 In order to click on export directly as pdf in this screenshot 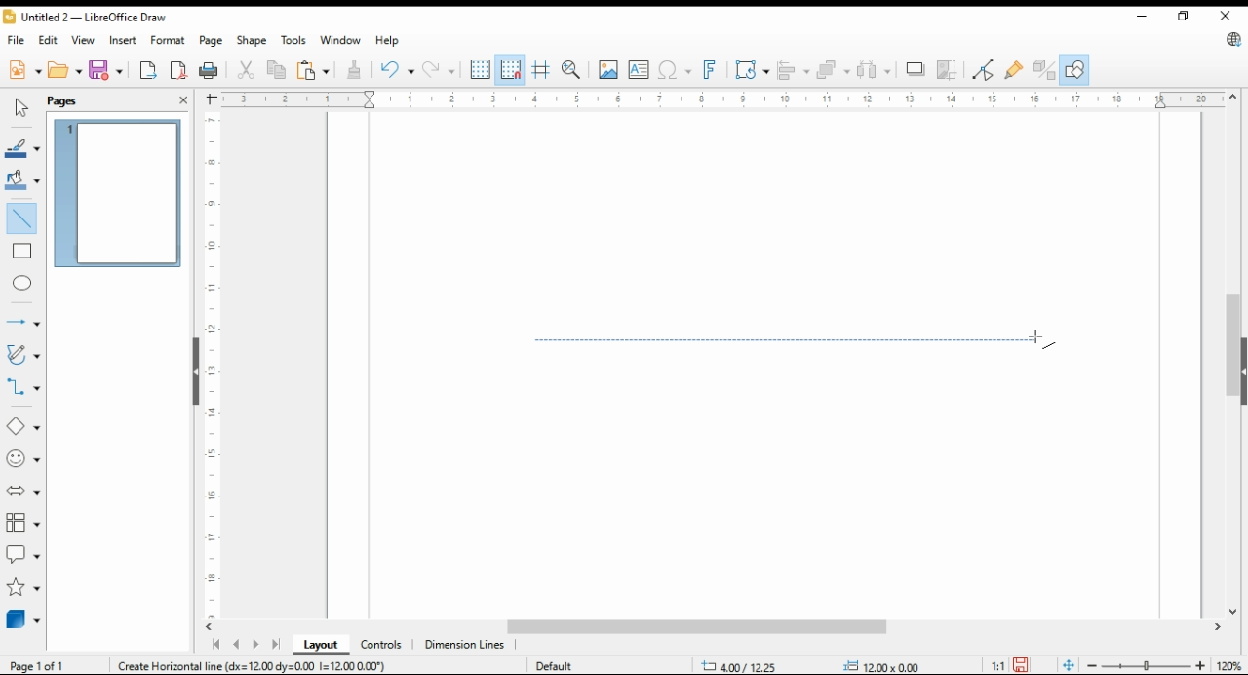, I will do `click(179, 69)`.